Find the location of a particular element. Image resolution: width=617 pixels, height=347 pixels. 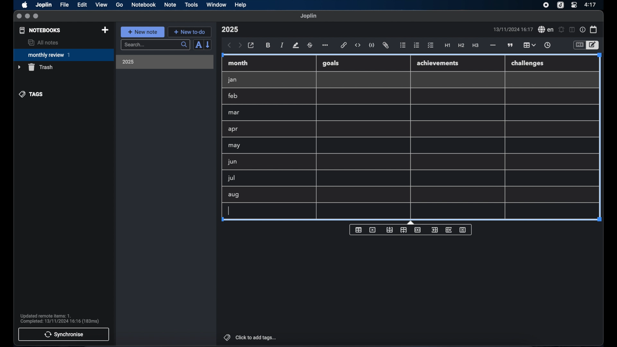

text cursor is located at coordinates (228, 210).